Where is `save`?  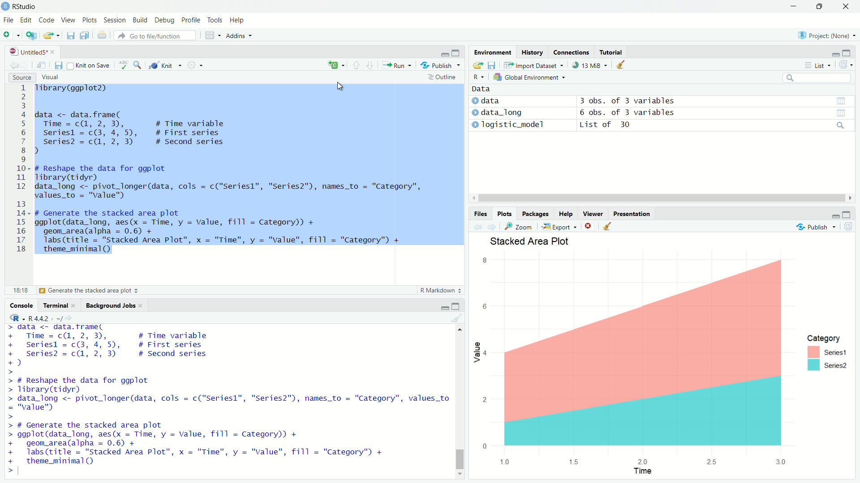
save is located at coordinates (70, 37).